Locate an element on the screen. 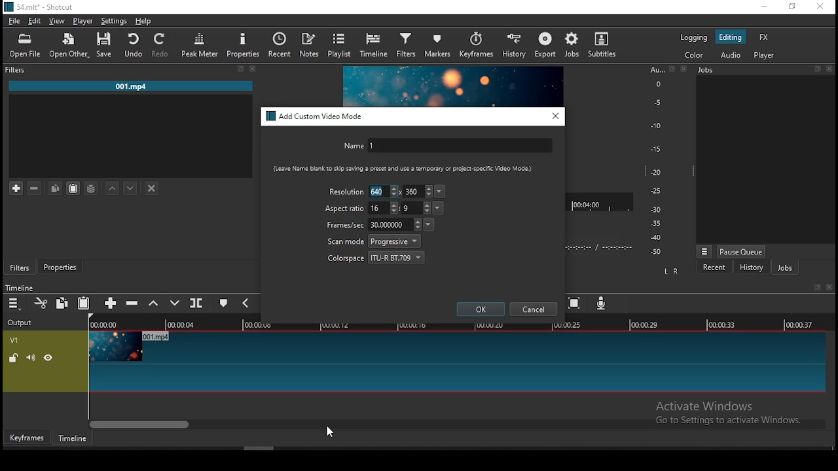  -20 is located at coordinates (656, 172).